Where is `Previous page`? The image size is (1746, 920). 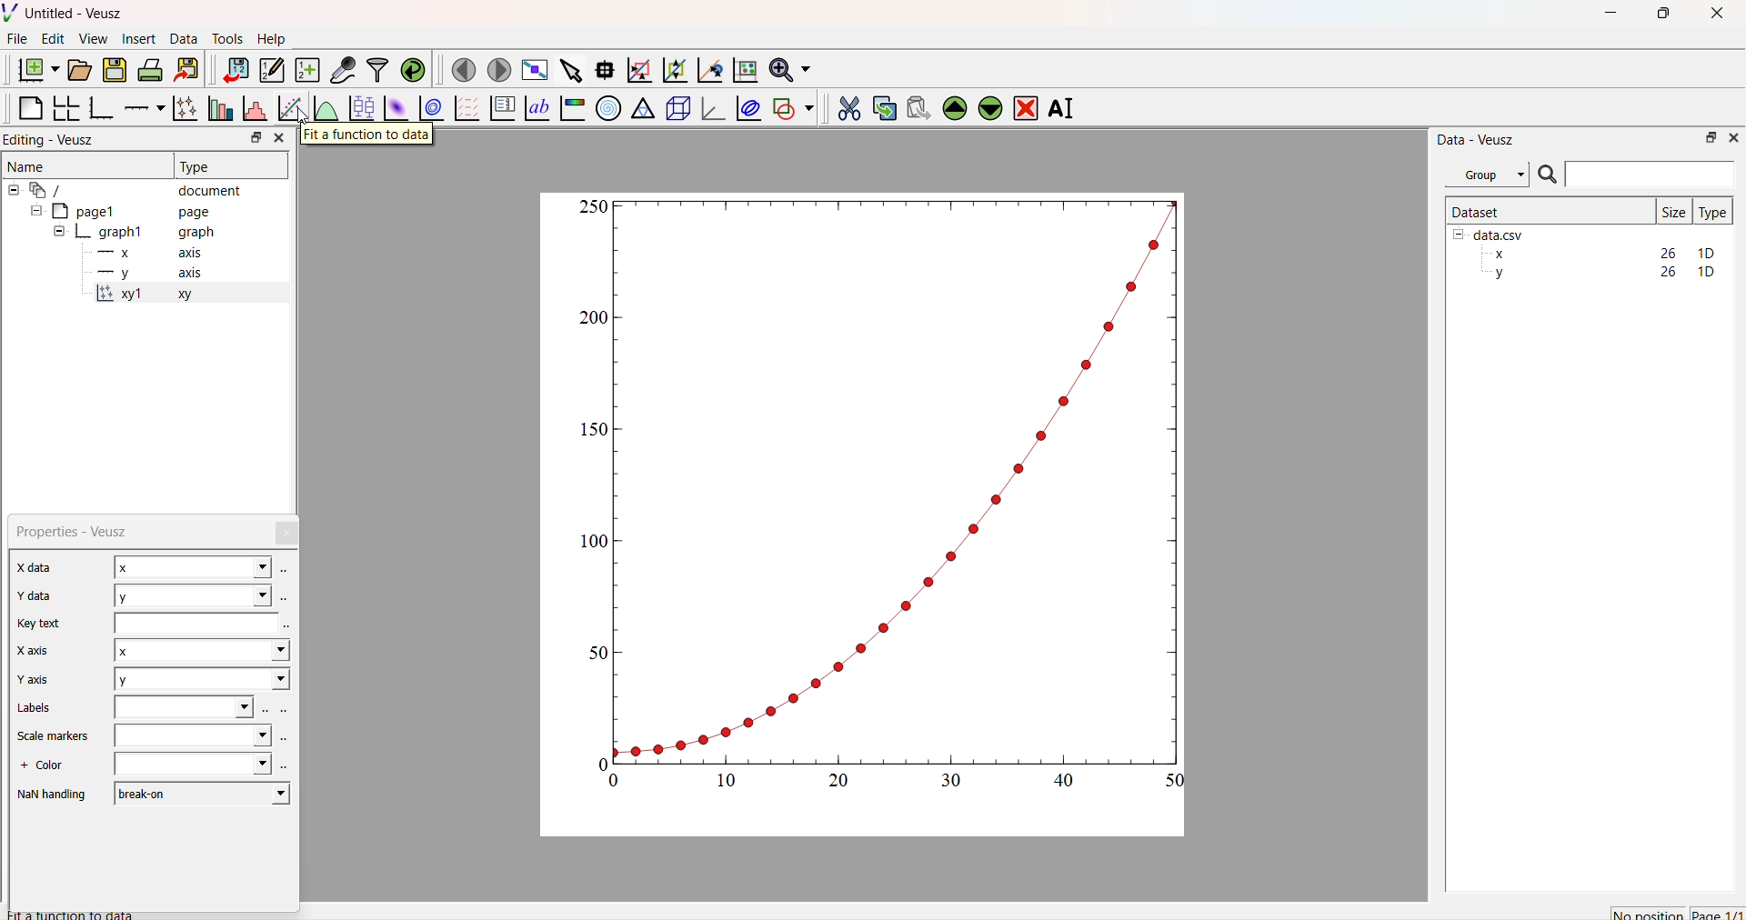 Previous page is located at coordinates (464, 70).